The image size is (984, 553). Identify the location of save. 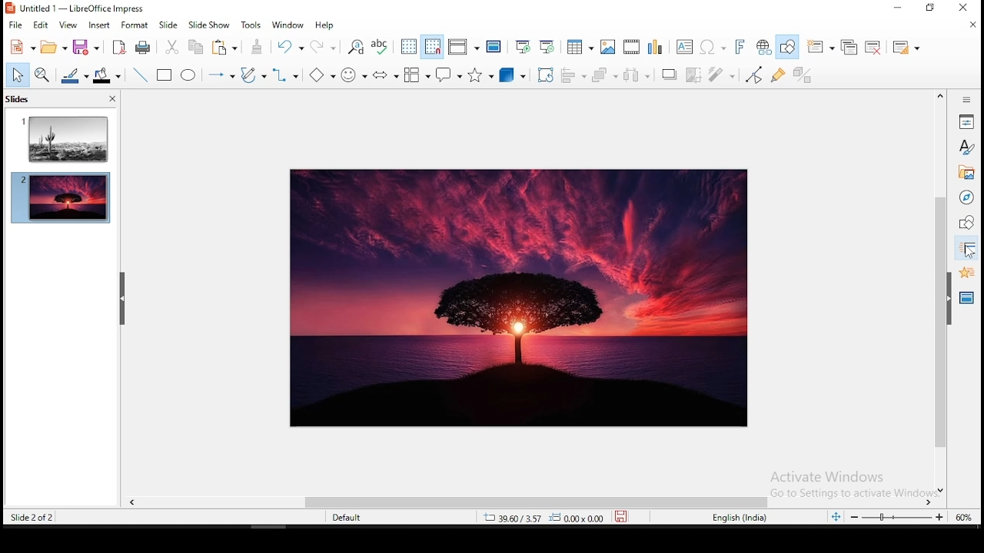
(88, 45).